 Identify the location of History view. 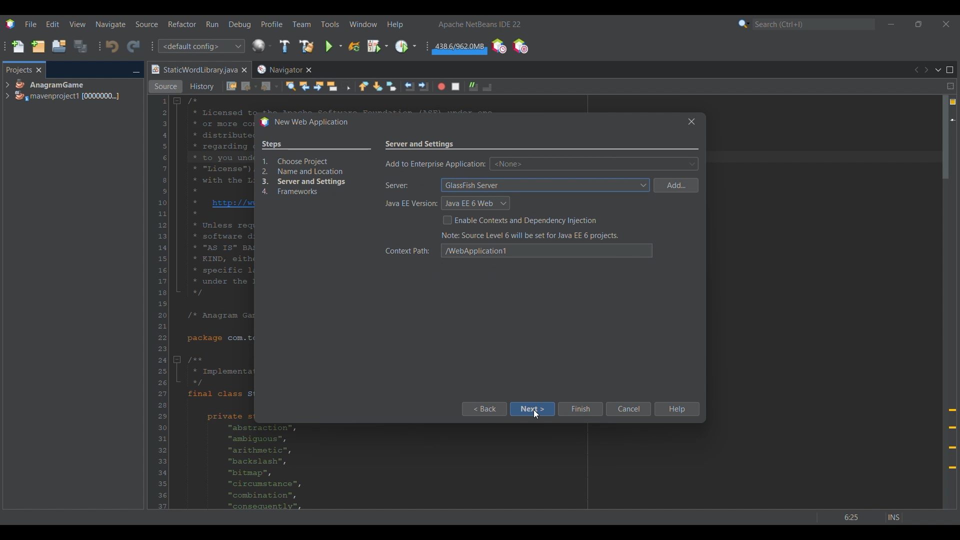
(203, 86).